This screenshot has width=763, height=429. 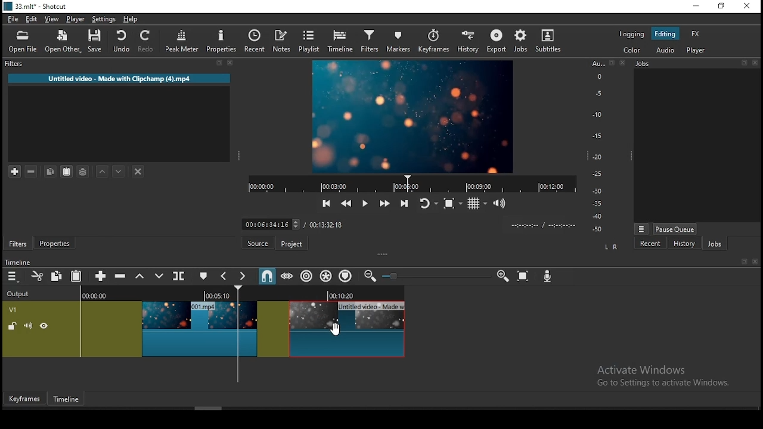 What do you see at coordinates (622, 63) in the screenshot?
I see `` at bounding box center [622, 63].